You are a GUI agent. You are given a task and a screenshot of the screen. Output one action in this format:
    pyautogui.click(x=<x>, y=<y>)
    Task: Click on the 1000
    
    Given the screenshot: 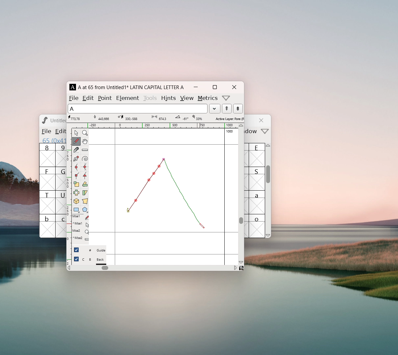 What is the action you would take?
    pyautogui.click(x=230, y=131)
    